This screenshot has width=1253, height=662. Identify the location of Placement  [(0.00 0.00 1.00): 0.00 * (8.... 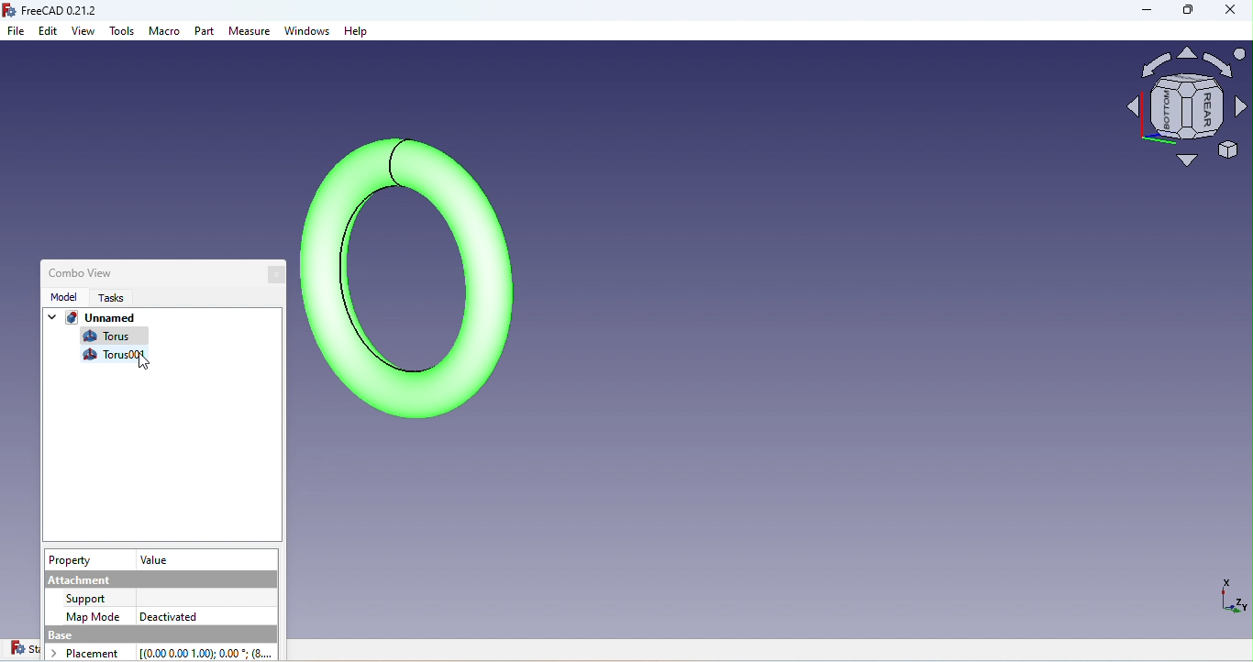
(166, 652).